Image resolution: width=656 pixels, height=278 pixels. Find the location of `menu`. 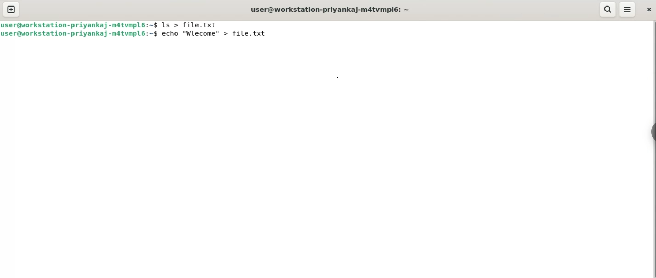

menu is located at coordinates (627, 10).